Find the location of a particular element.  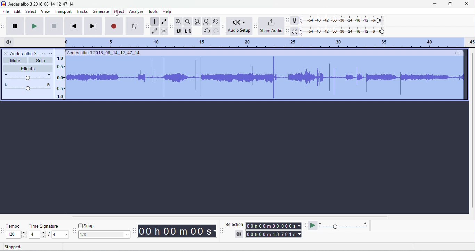

stop is located at coordinates (54, 26).